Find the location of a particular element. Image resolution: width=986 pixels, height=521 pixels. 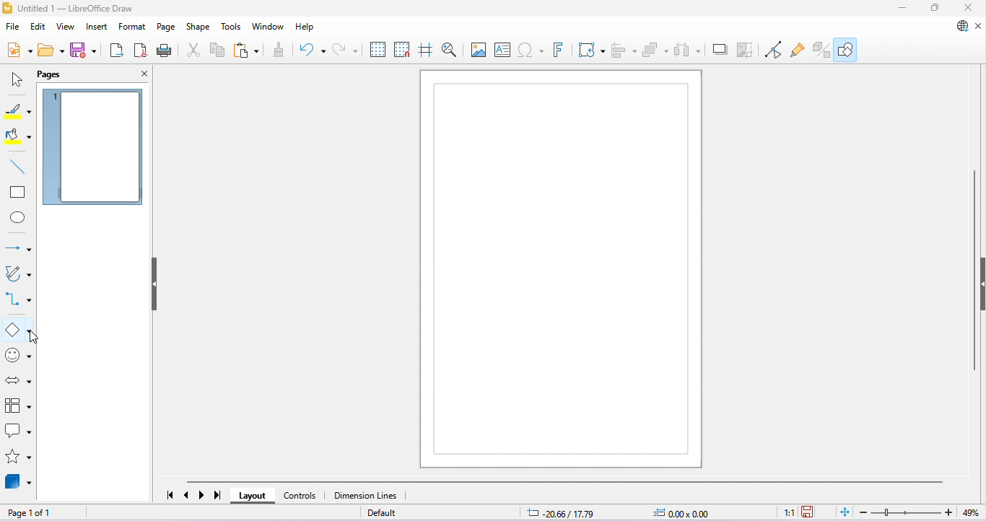

show draw functions is located at coordinates (847, 49).